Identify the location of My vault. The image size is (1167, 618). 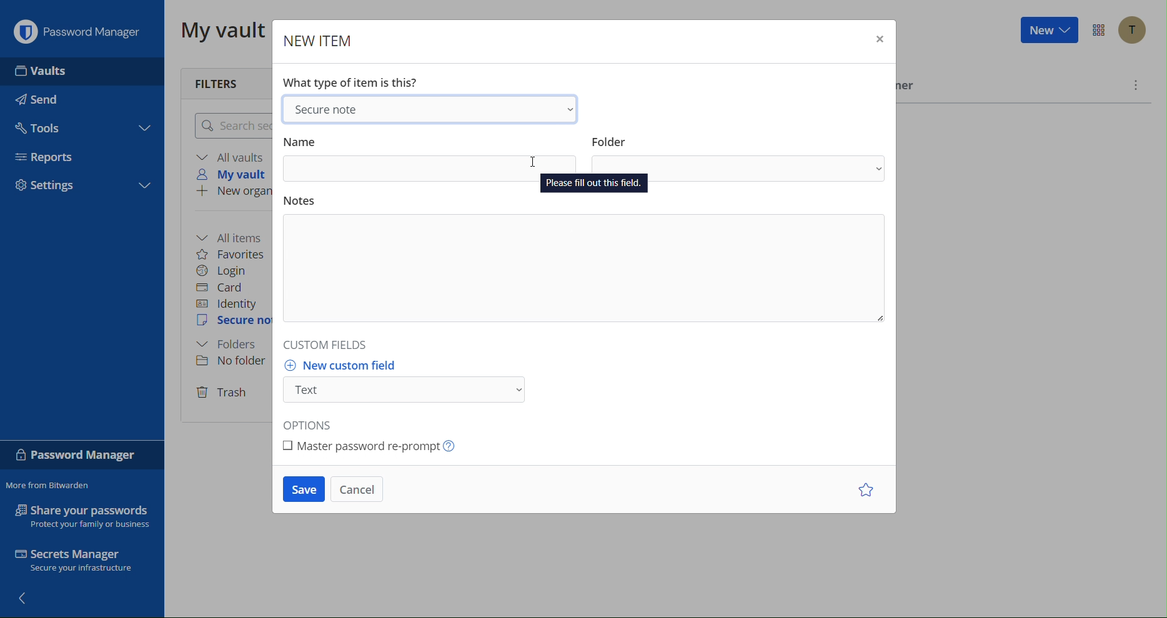
(236, 175).